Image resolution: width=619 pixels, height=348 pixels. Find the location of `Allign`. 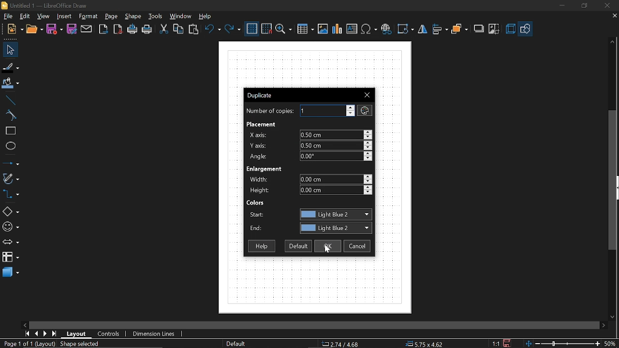

Allign is located at coordinates (440, 29).